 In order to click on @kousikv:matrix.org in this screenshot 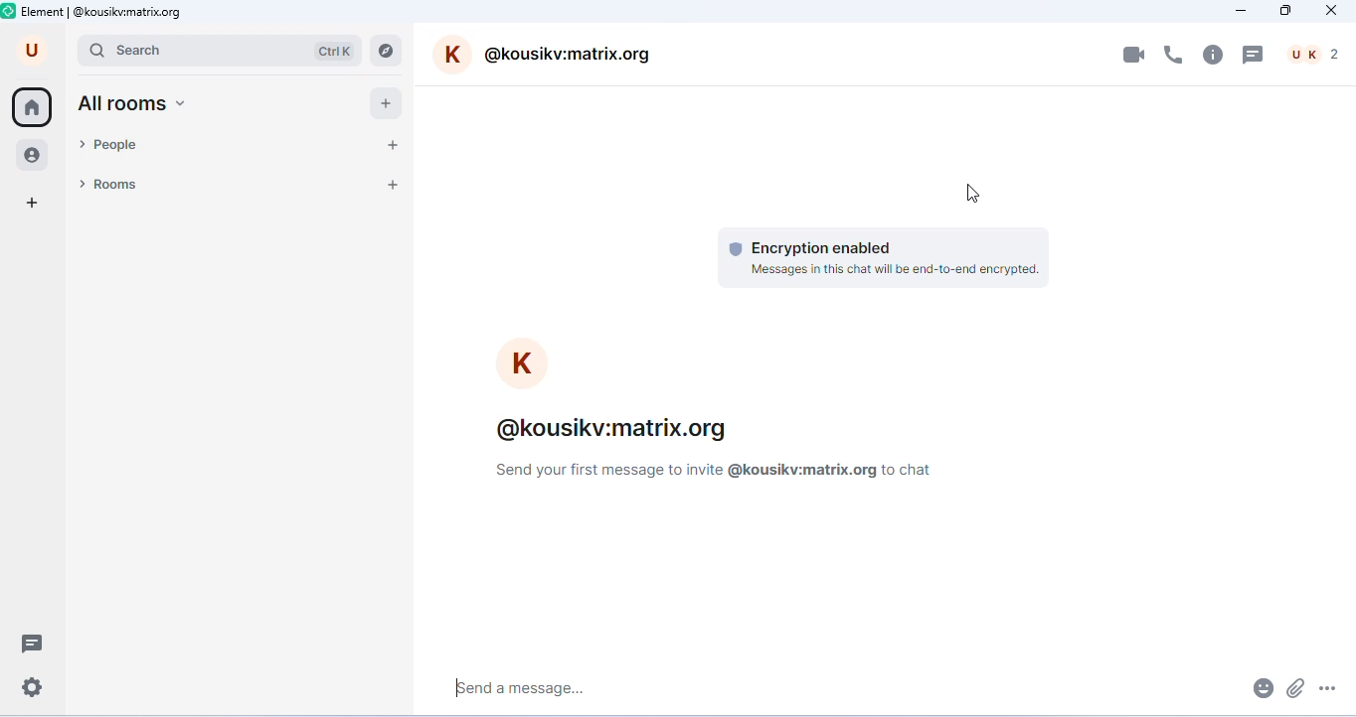, I will do `click(617, 431)`.